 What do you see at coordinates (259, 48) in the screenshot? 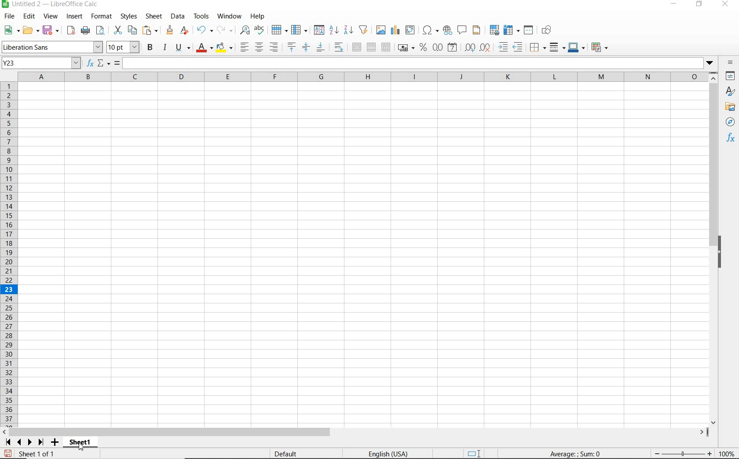
I see `ALIGN CENTER` at bounding box center [259, 48].